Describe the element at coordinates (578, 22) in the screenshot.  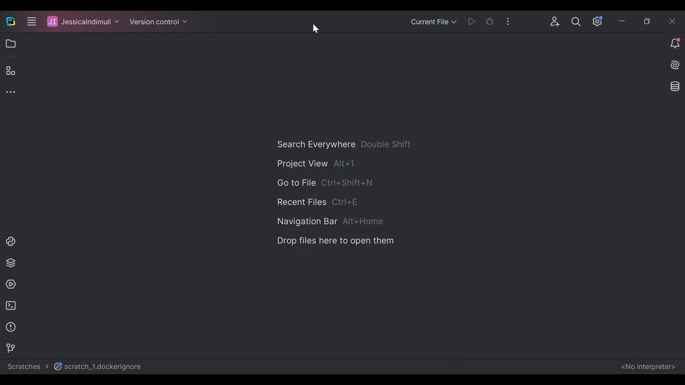
I see `` at that location.